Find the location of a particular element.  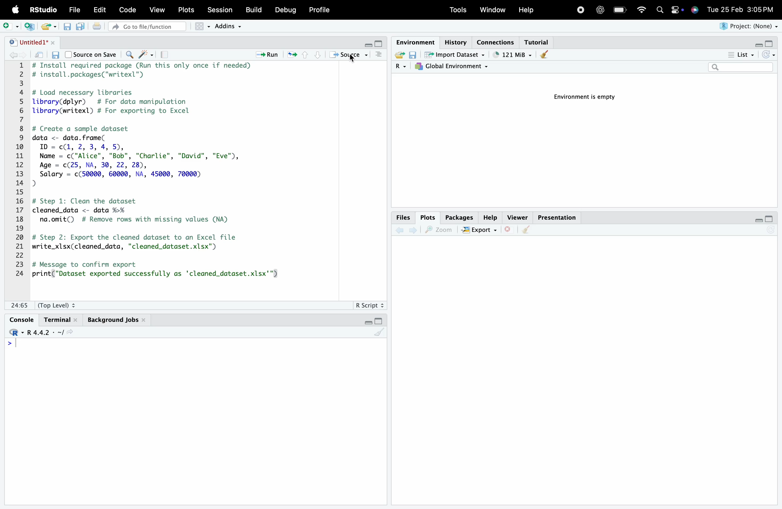

121kib used by R session (Source: Windows System) is located at coordinates (511, 54).